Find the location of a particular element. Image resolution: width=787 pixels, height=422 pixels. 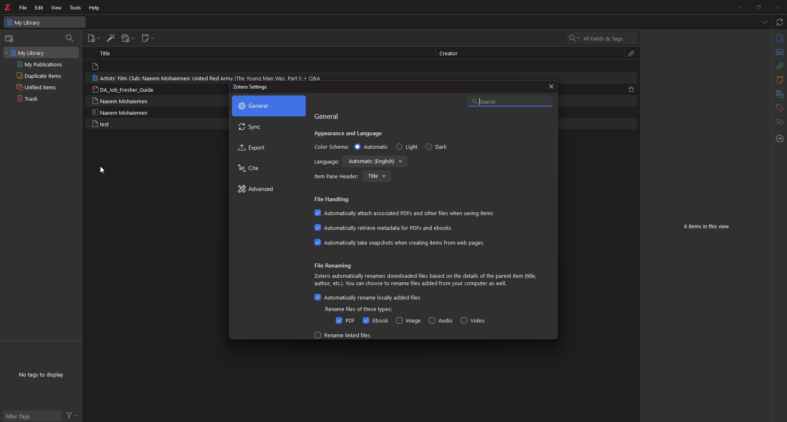

resize is located at coordinates (758, 7).